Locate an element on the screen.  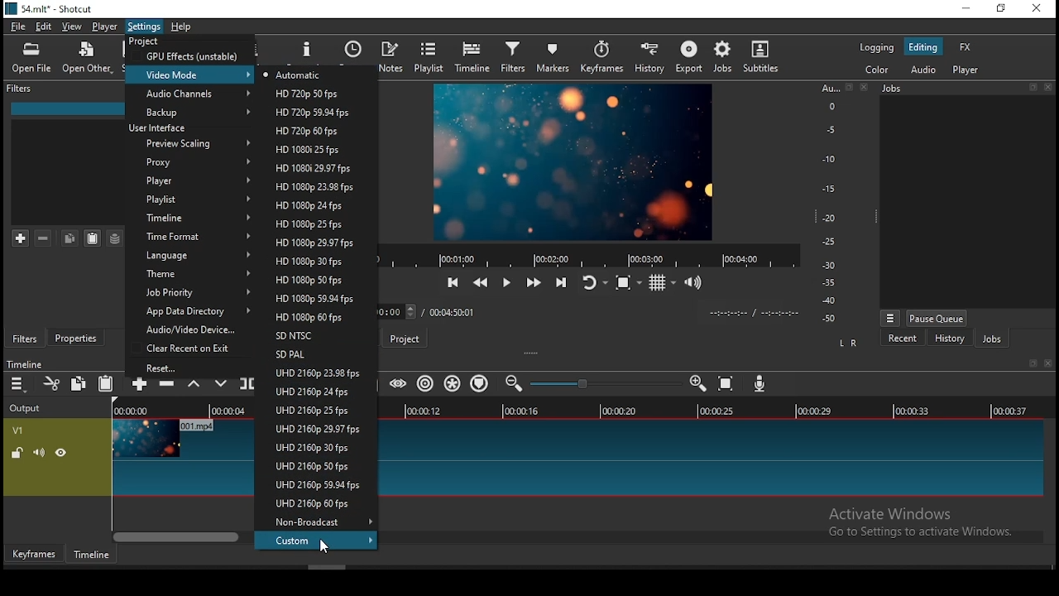
scroll bar is located at coordinates (178, 536).